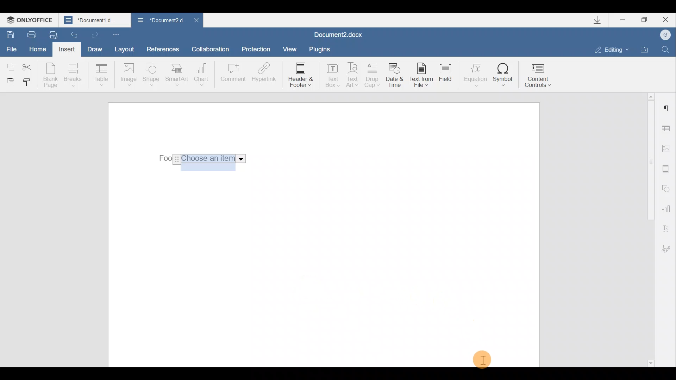 This screenshot has width=676, height=380. What do you see at coordinates (12, 48) in the screenshot?
I see `File` at bounding box center [12, 48].